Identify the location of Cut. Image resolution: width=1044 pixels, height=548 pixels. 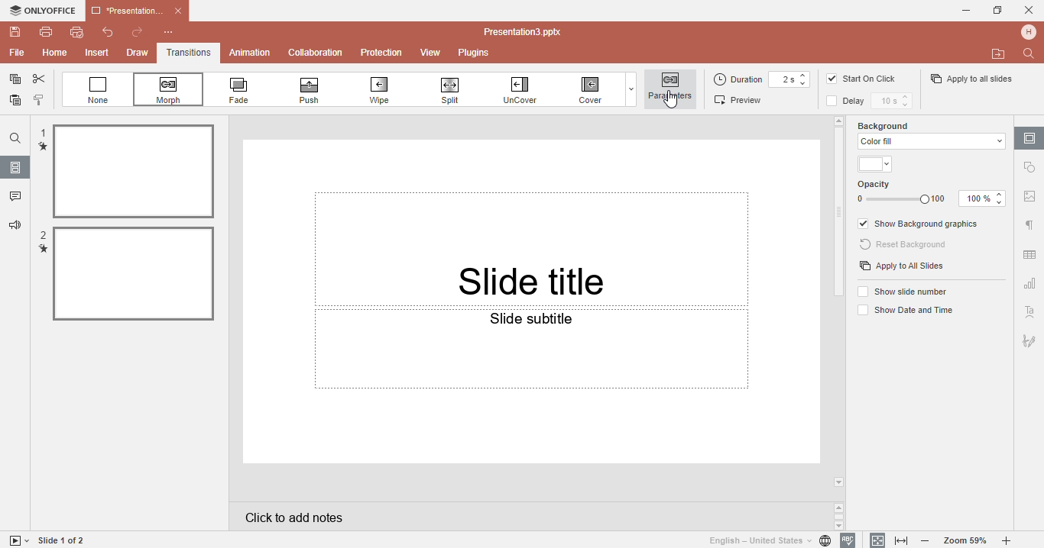
(40, 79).